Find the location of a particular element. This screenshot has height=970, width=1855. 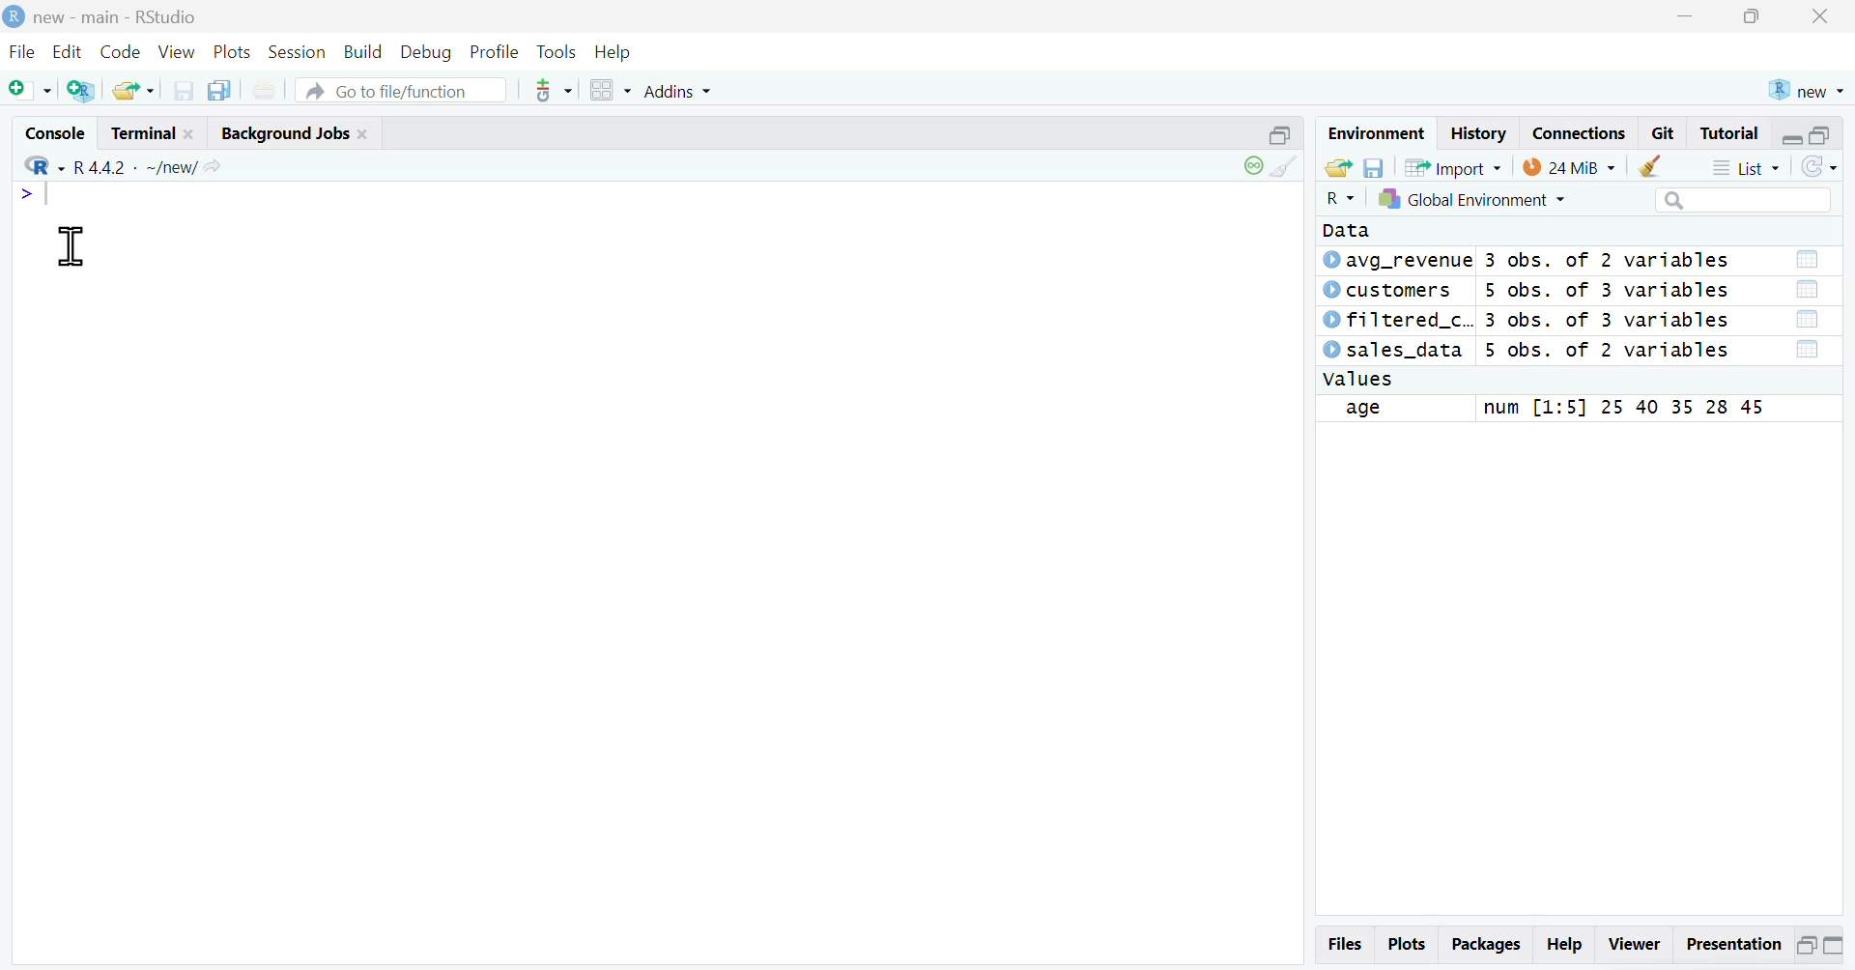

Background Jobs is located at coordinates (294, 132).